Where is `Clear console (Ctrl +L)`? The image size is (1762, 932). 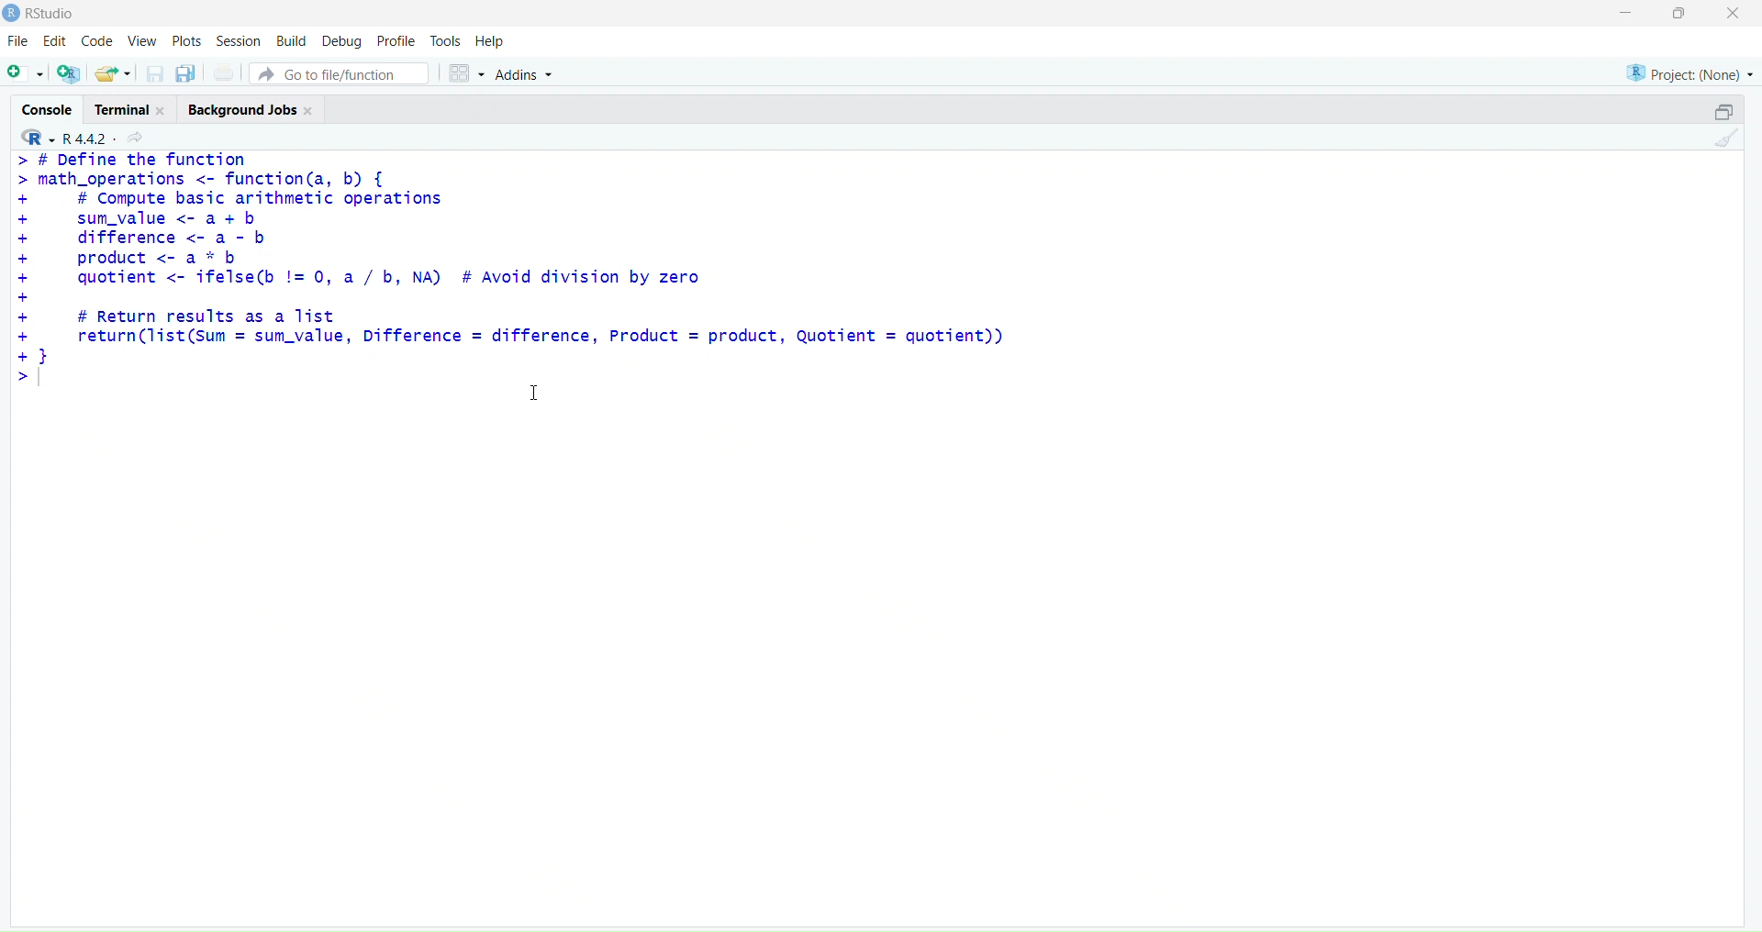 Clear console (Ctrl +L) is located at coordinates (1723, 142).